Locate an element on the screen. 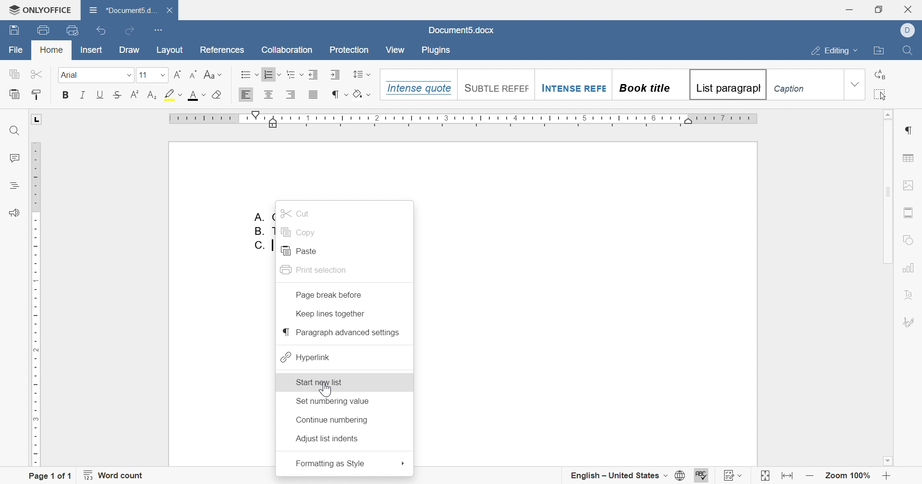 The width and height of the screenshot is (922, 484). minimize is located at coordinates (849, 9).